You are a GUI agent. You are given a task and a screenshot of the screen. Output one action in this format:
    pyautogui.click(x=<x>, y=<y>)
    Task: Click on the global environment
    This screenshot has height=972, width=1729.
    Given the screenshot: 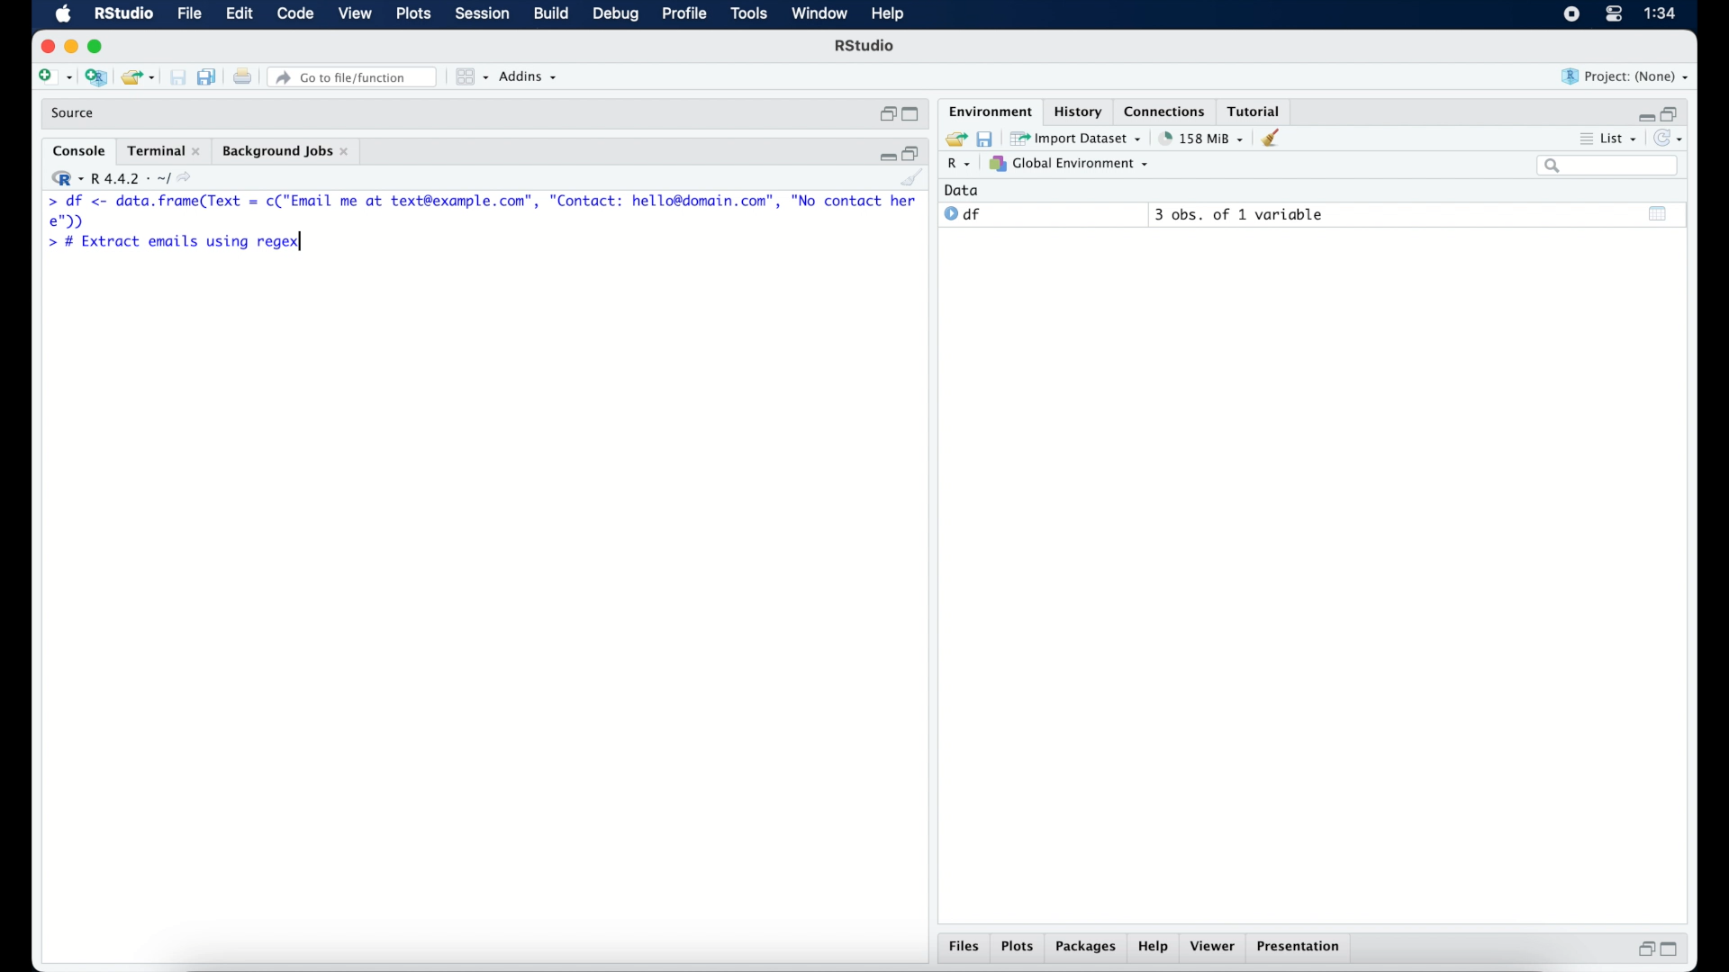 What is the action you would take?
    pyautogui.click(x=1074, y=165)
    